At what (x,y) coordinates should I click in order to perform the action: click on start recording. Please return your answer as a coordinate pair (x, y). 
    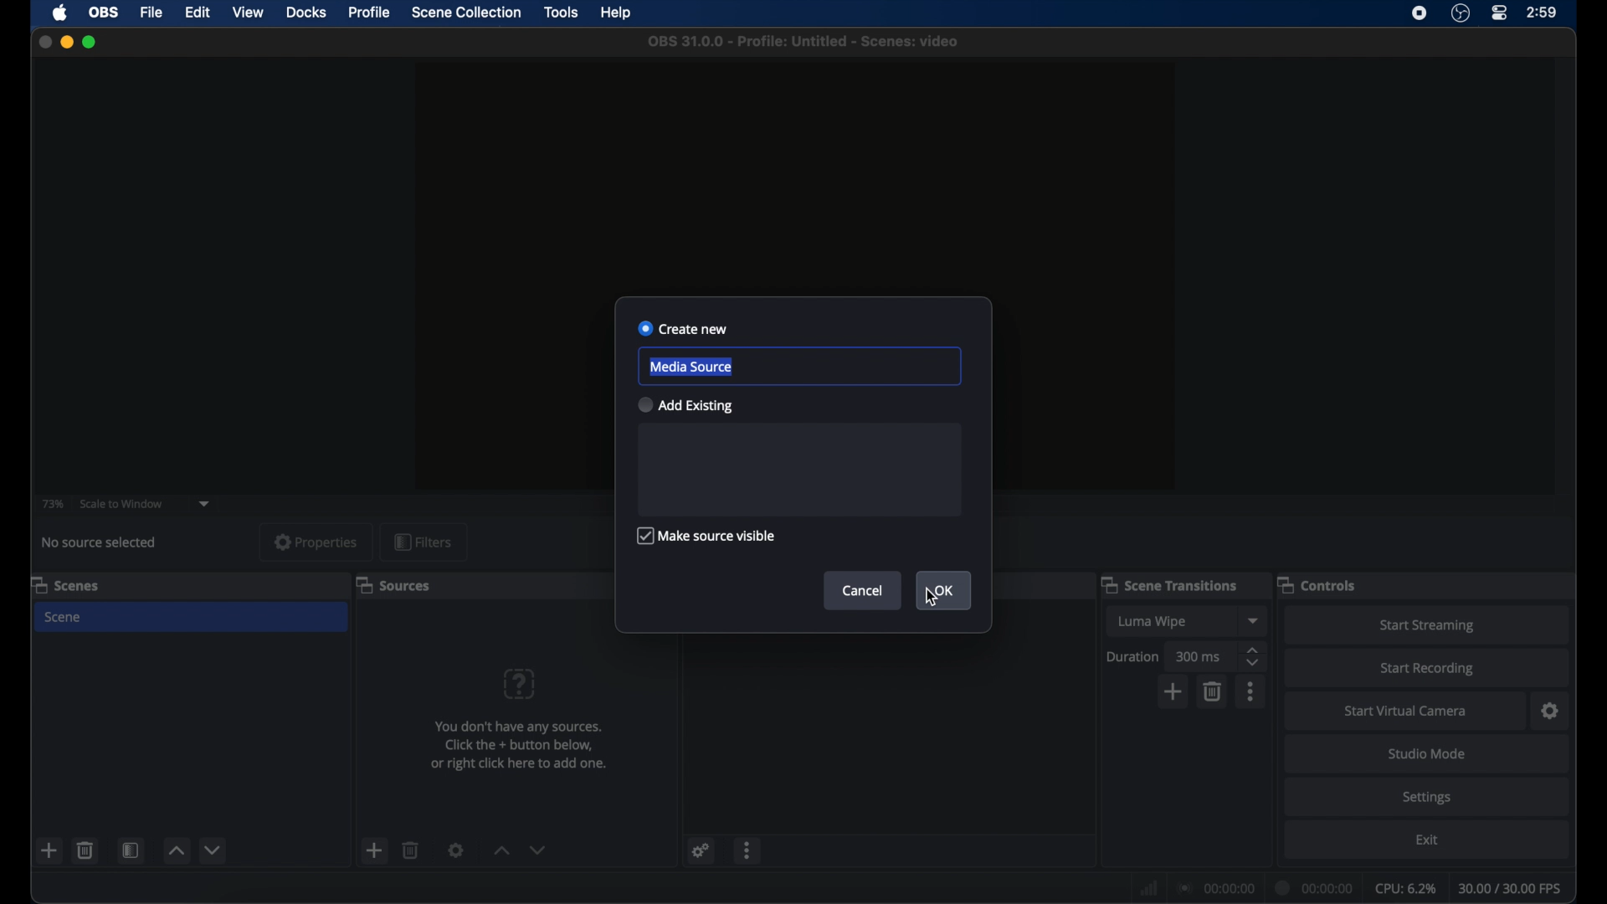
    Looking at the image, I should click on (1427, 669).